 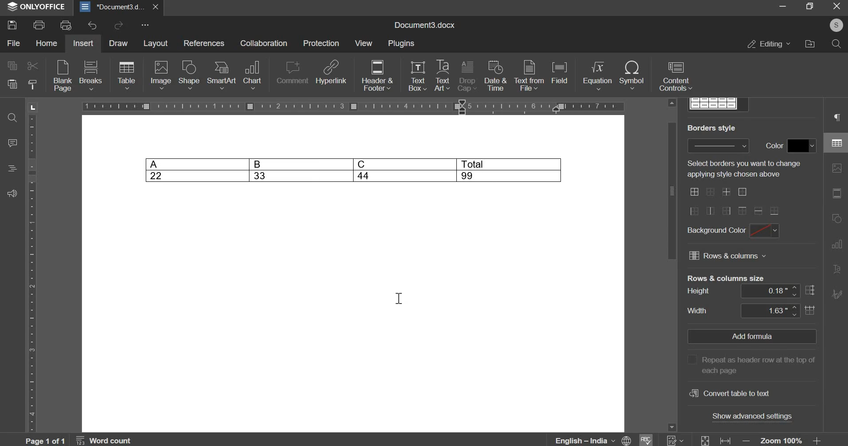 I want to click on maximize, so click(x=810, y=8).